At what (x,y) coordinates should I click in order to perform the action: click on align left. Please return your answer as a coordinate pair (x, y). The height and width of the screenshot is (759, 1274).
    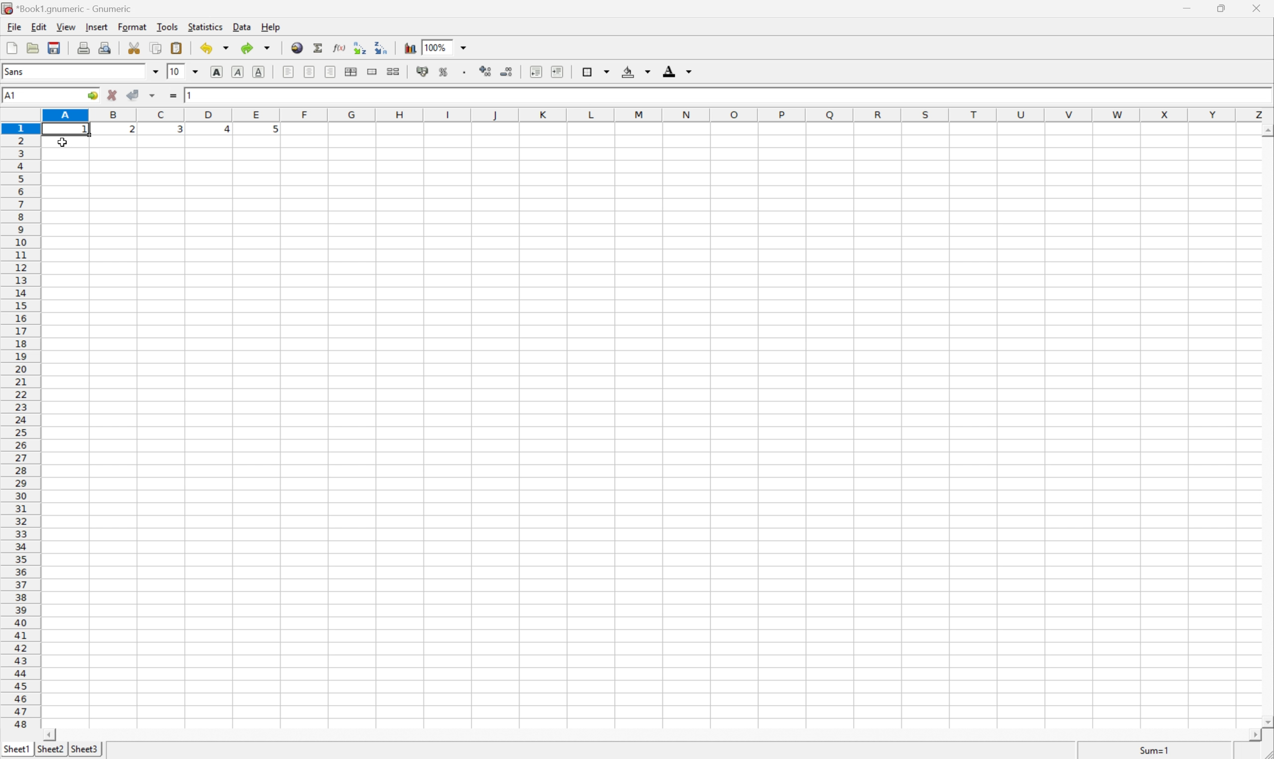
    Looking at the image, I should click on (289, 71).